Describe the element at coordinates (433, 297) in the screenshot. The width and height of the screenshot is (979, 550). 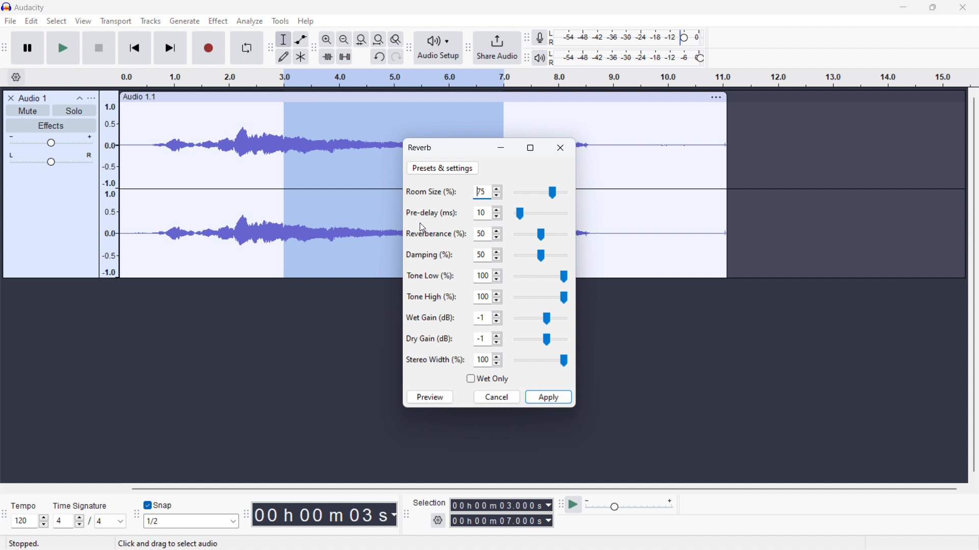
I see `Tone High (%):` at that location.